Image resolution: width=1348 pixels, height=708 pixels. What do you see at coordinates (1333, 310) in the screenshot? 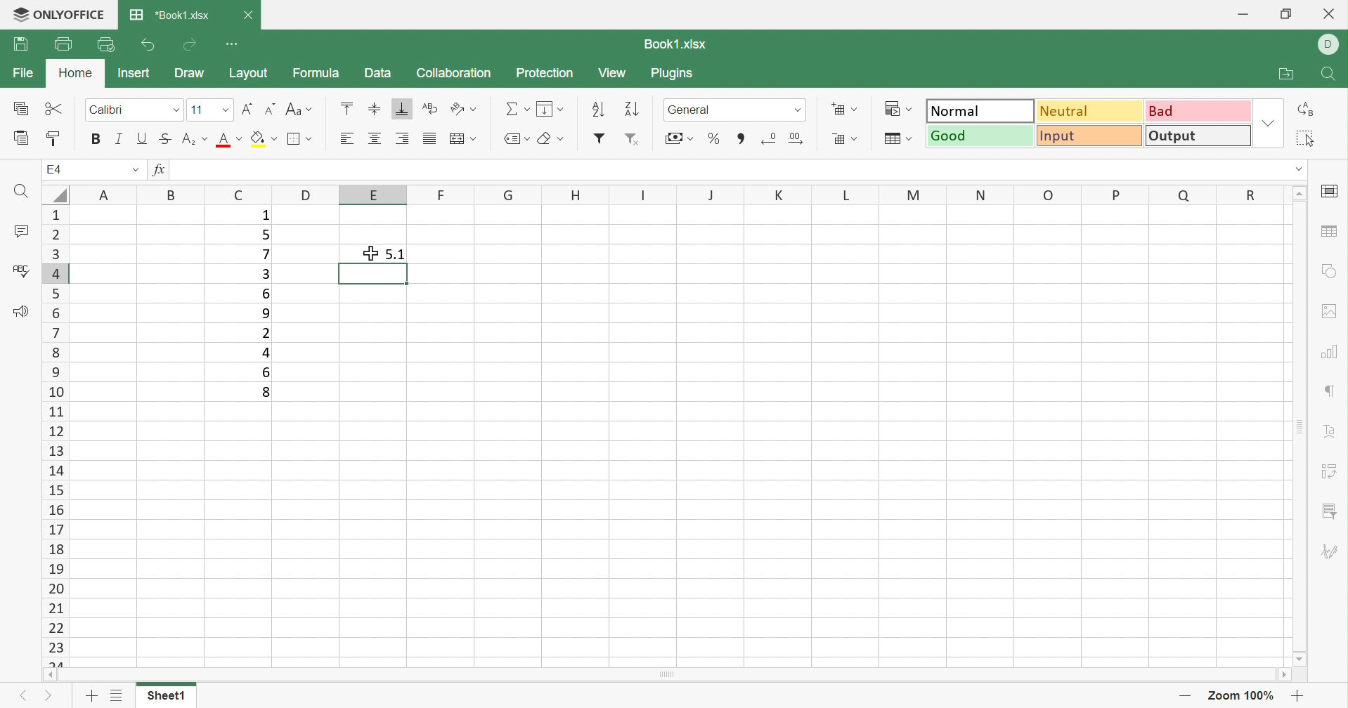
I see `Image settings` at bounding box center [1333, 310].